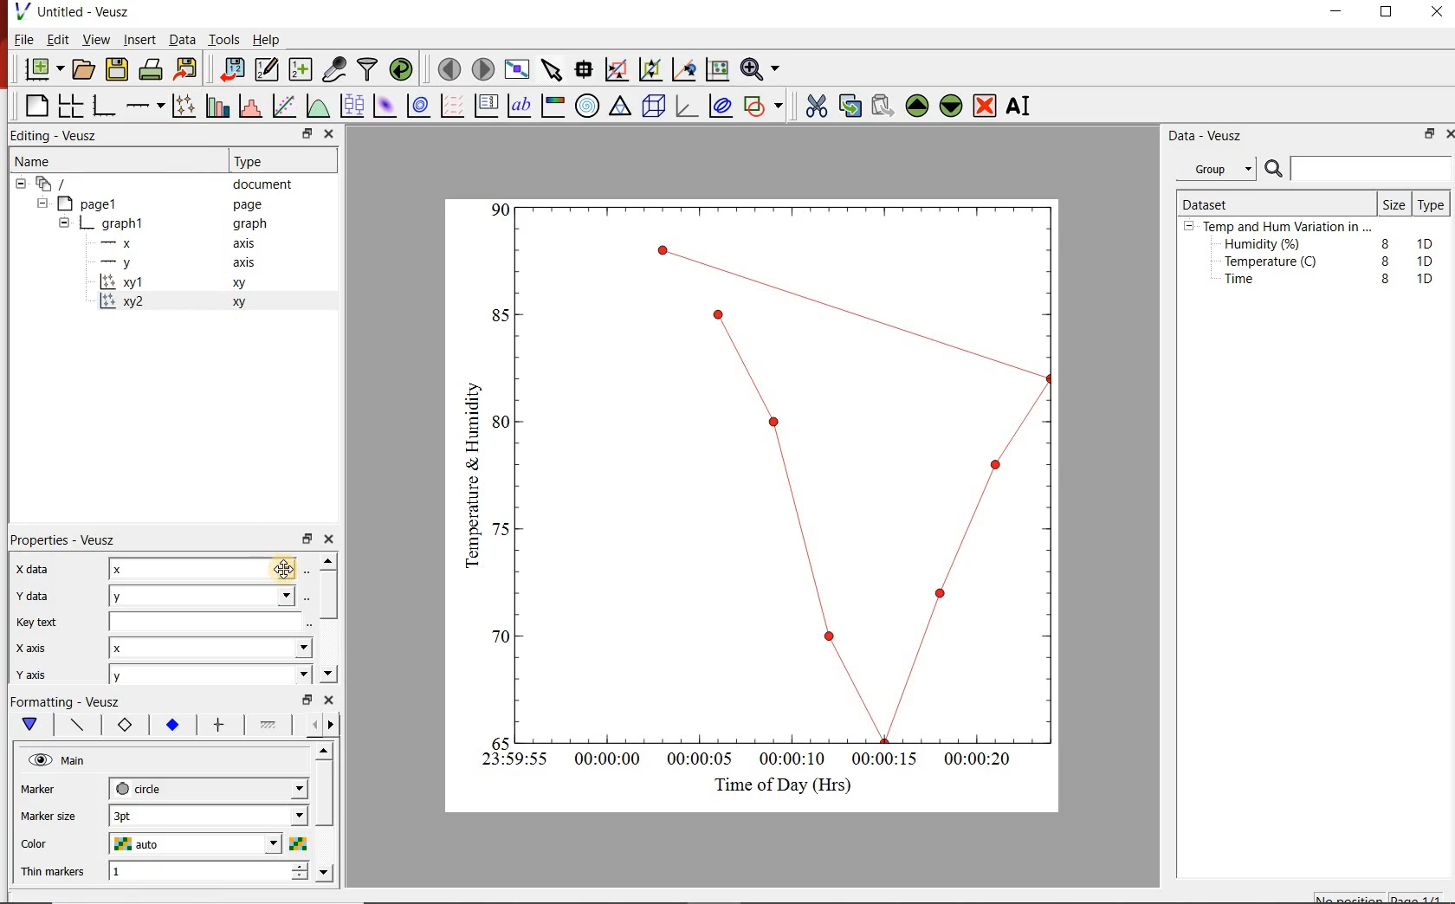 The image size is (1455, 904). What do you see at coordinates (1209, 136) in the screenshot?
I see `Data - Veusz` at bounding box center [1209, 136].